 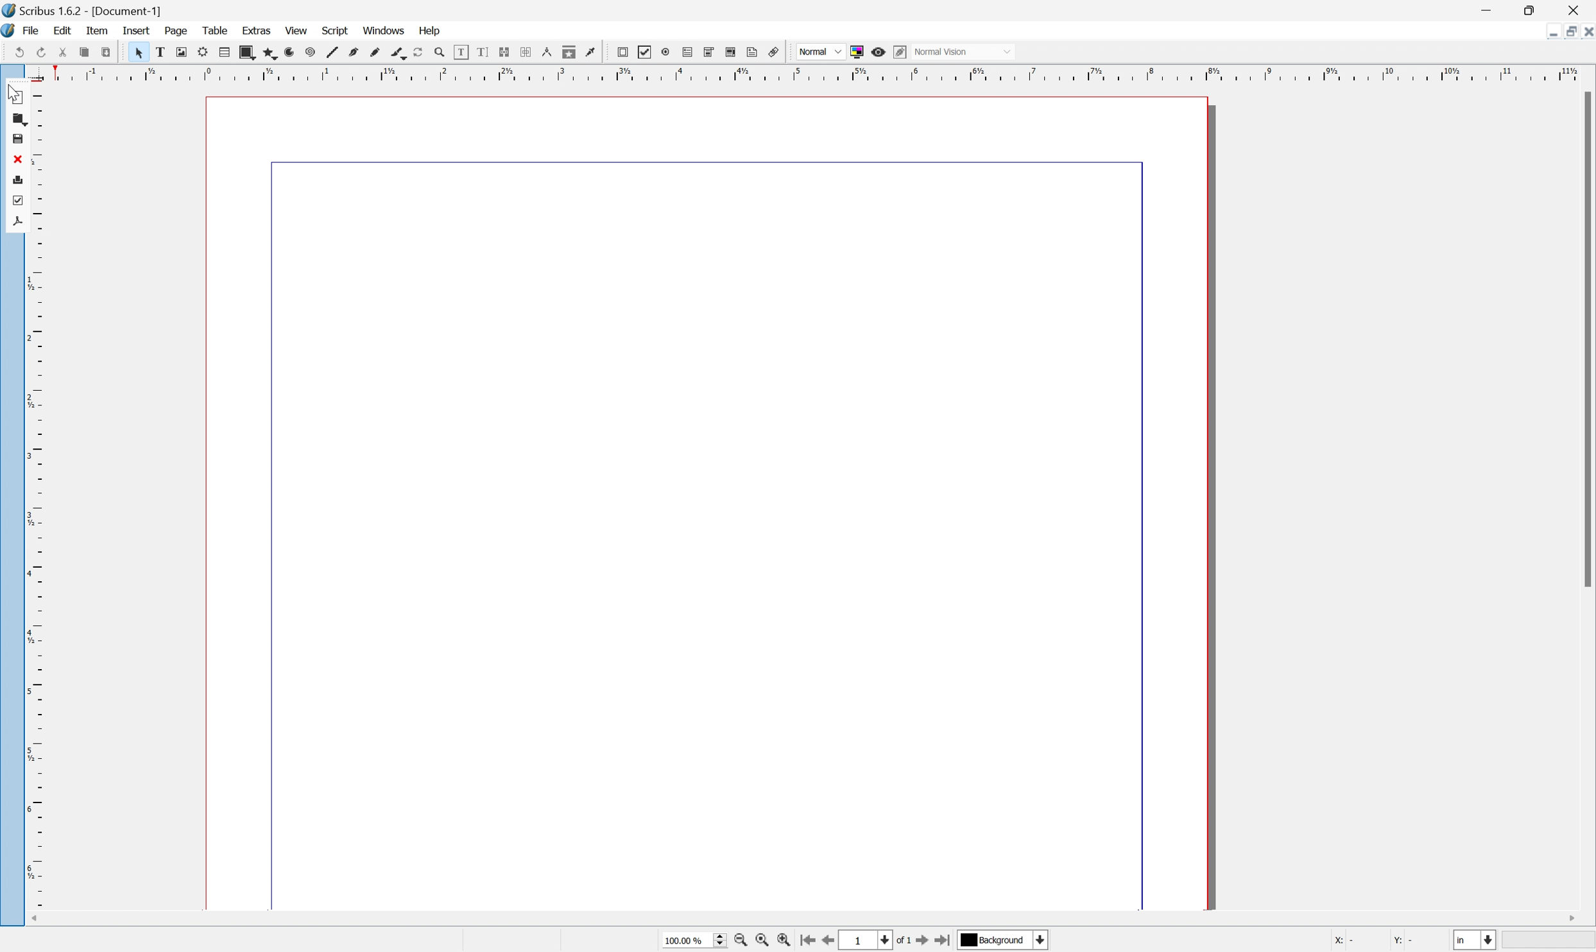 I want to click on restore down, so click(x=1567, y=33).